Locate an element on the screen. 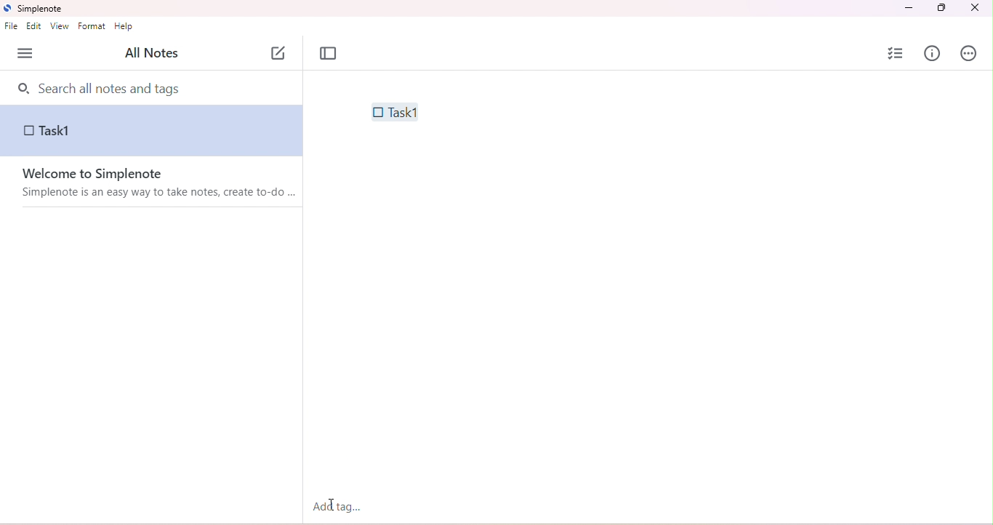 This screenshot has width=993, height=525. note is located at coordinates (152, 131).